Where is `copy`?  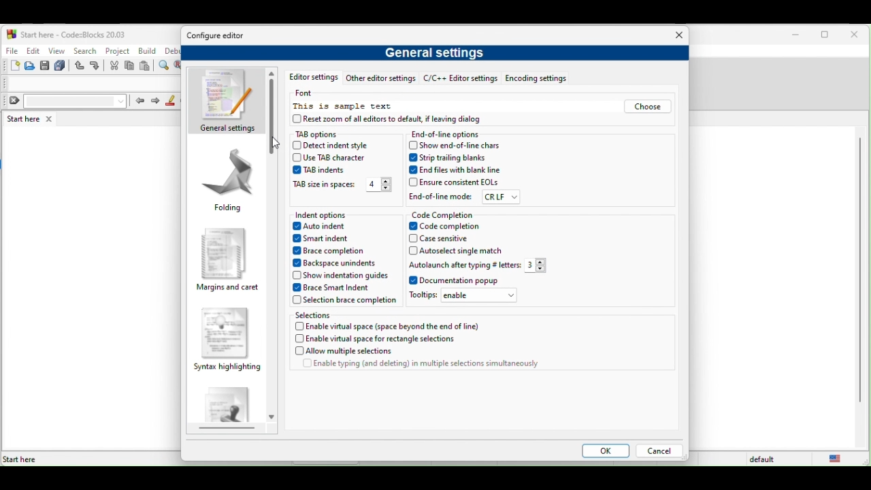 copy is located at coordinates (130, 67).